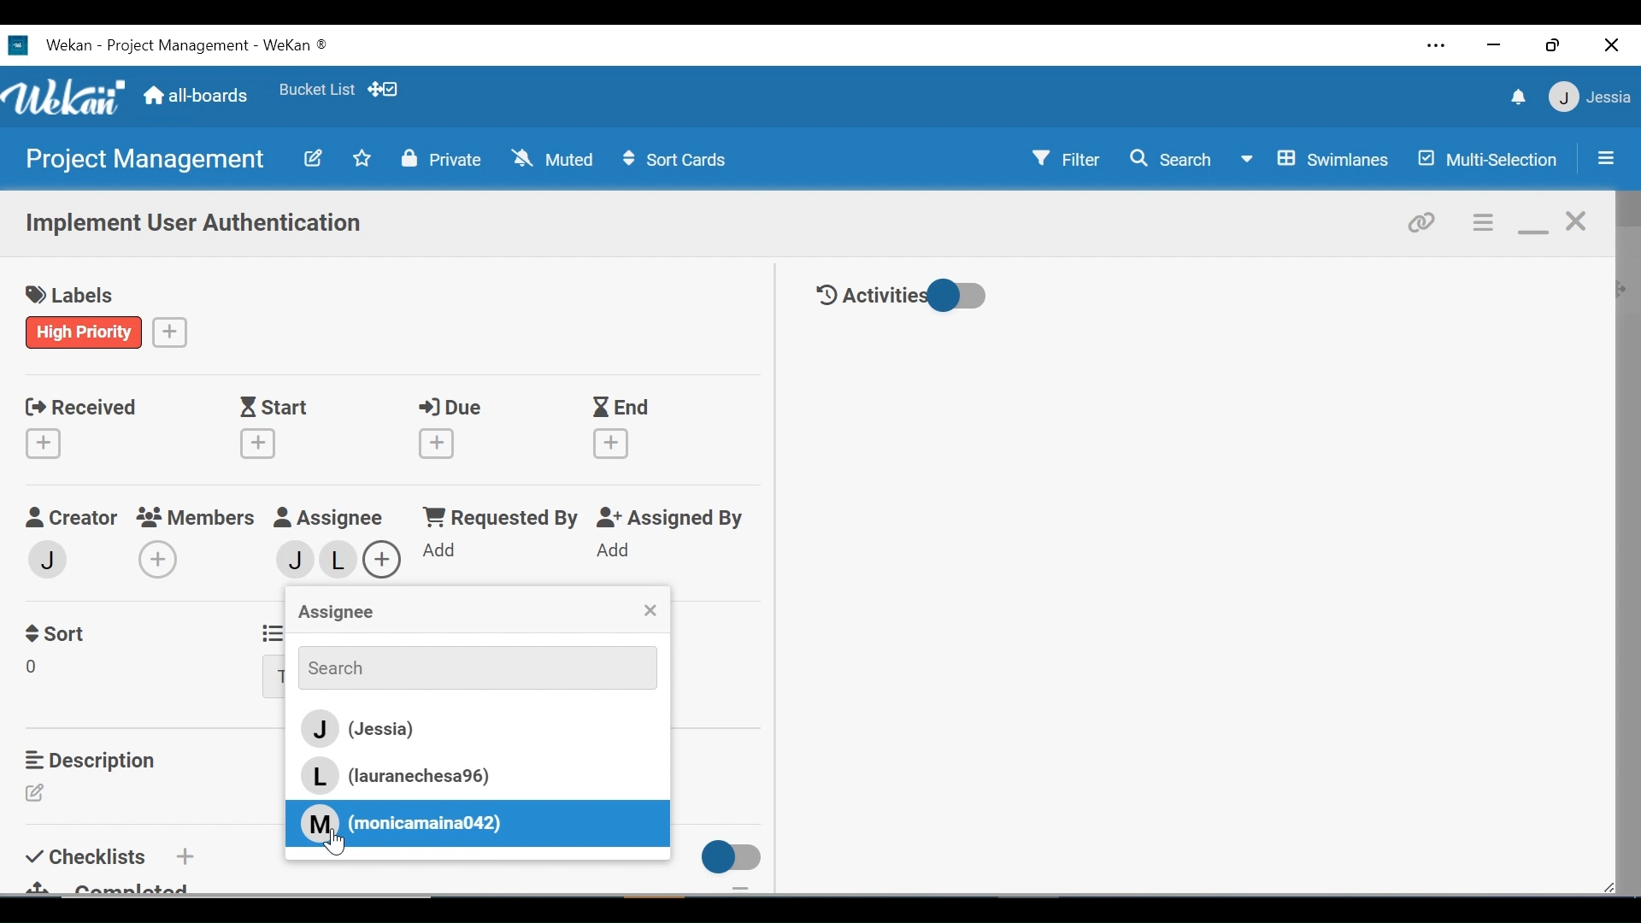  Describe the element at coordinates (432, 551) in the screenshot. I see `Add` at that location.